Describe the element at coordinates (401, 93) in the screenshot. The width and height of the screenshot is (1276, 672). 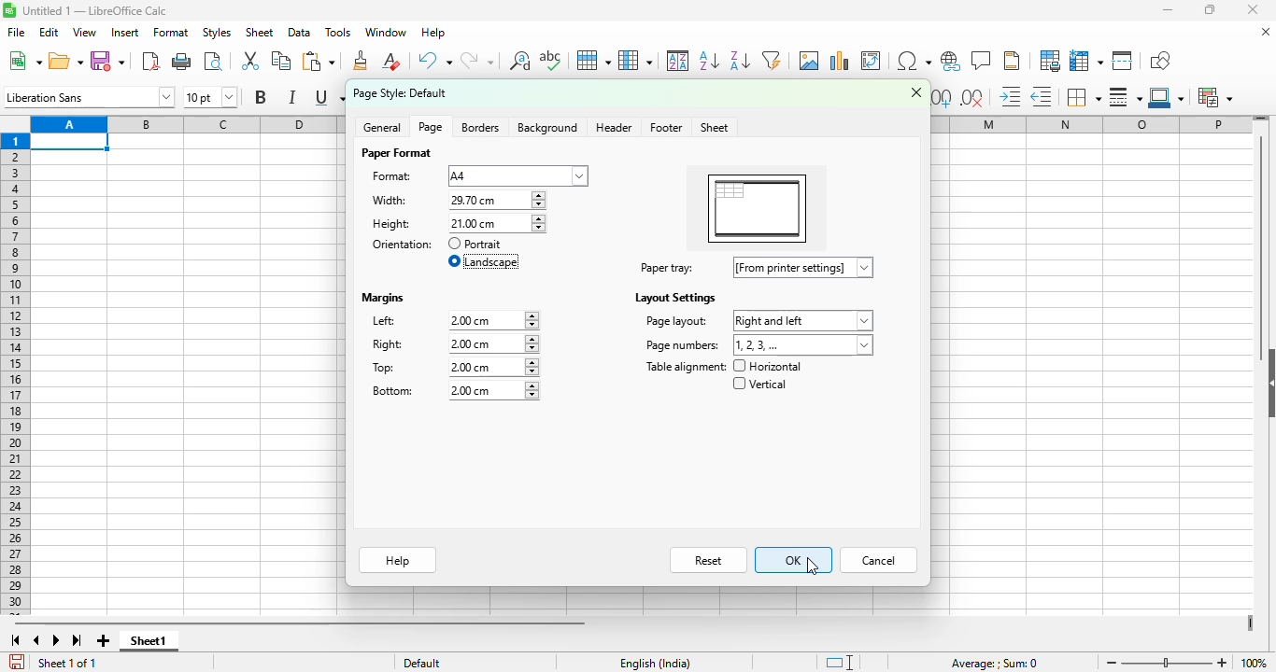
I see `page style default` at that location.